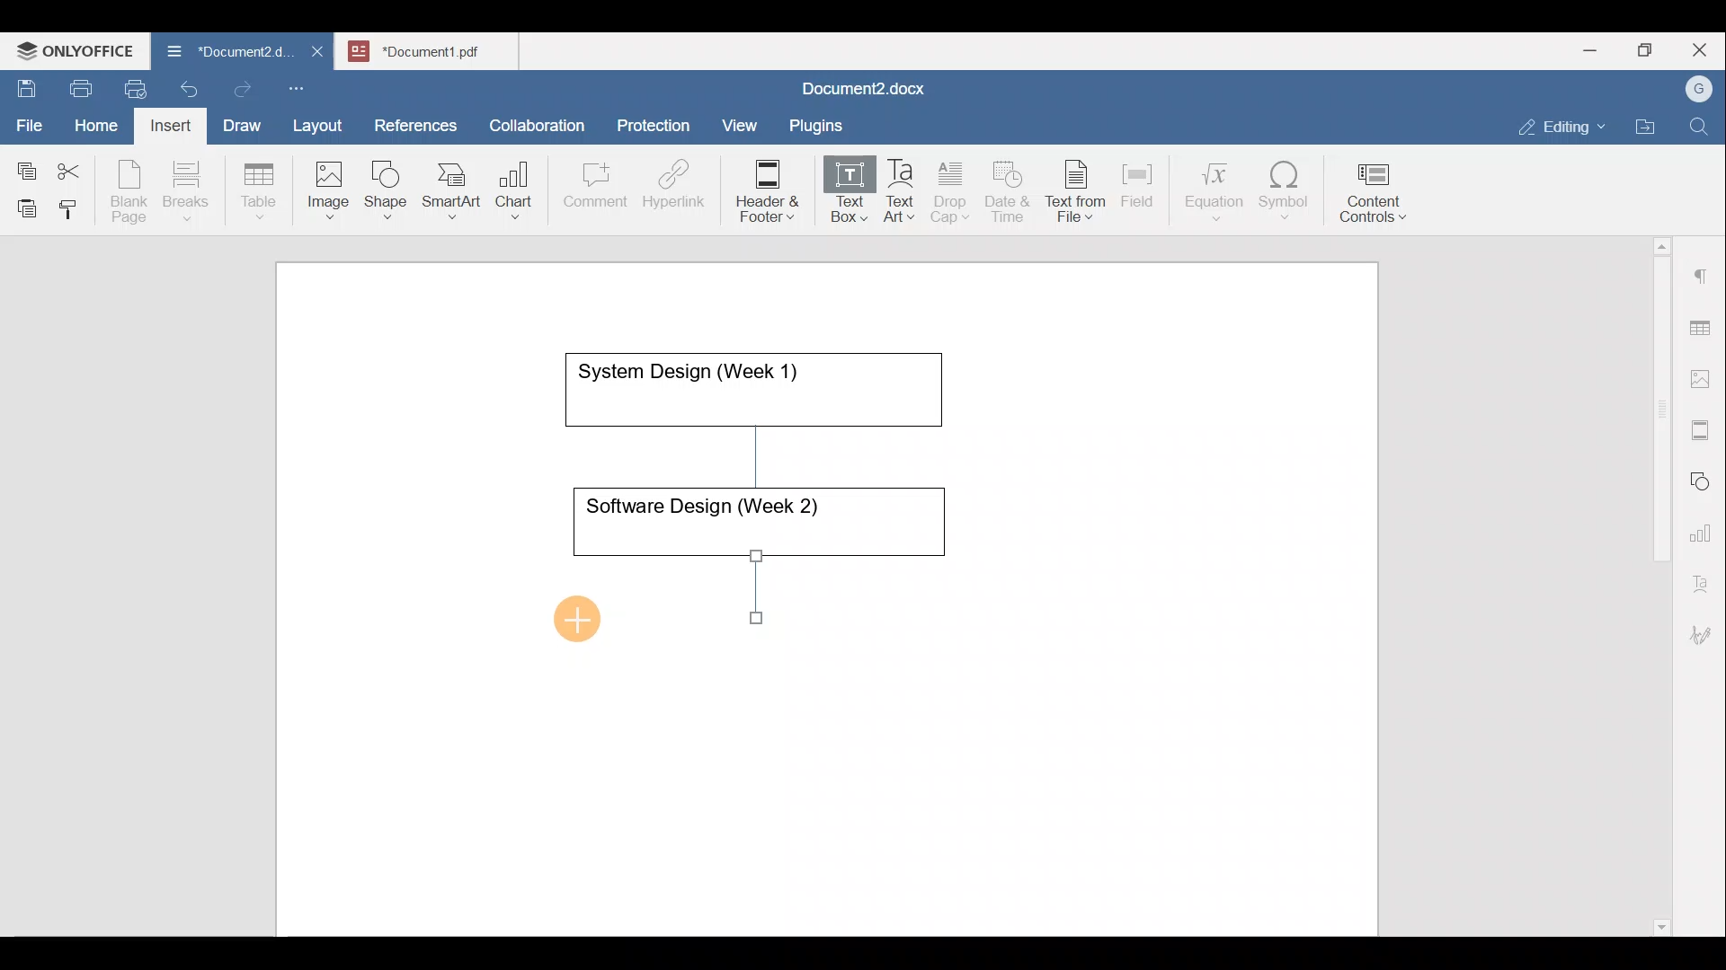 Image resolution: width=1726 pixels, height=970 pixels. What do you see at coordinates (1285, 196) in the screenshot?
I see `Symbol` at bounding box center [1285, 196].